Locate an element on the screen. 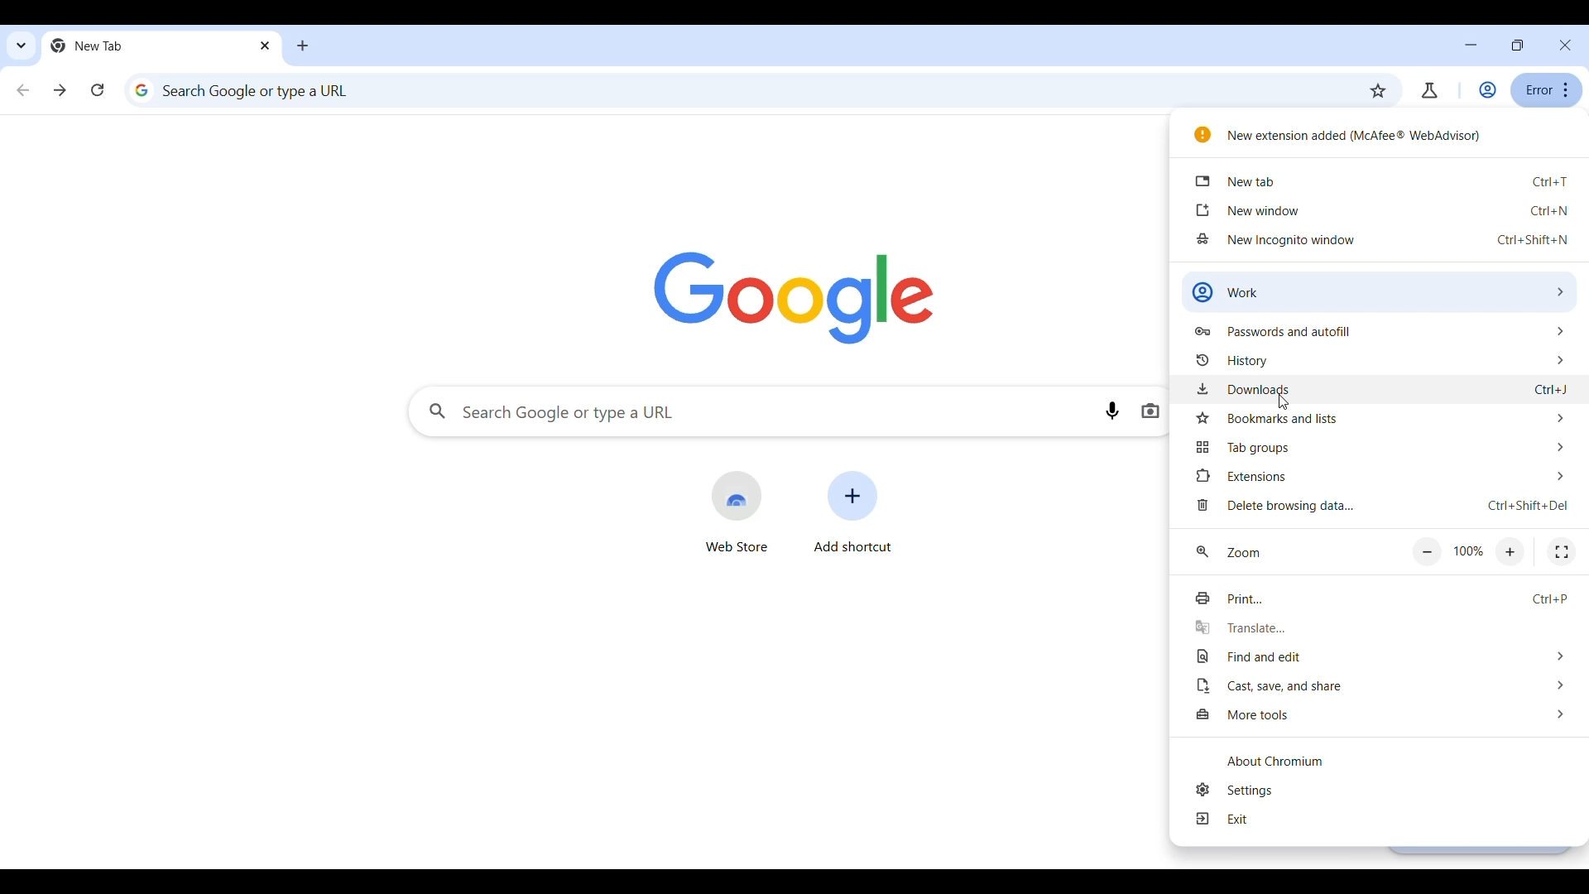 The height and width of the screenshot is (894, 1589). new tab  is located at coordinates (145, 46).